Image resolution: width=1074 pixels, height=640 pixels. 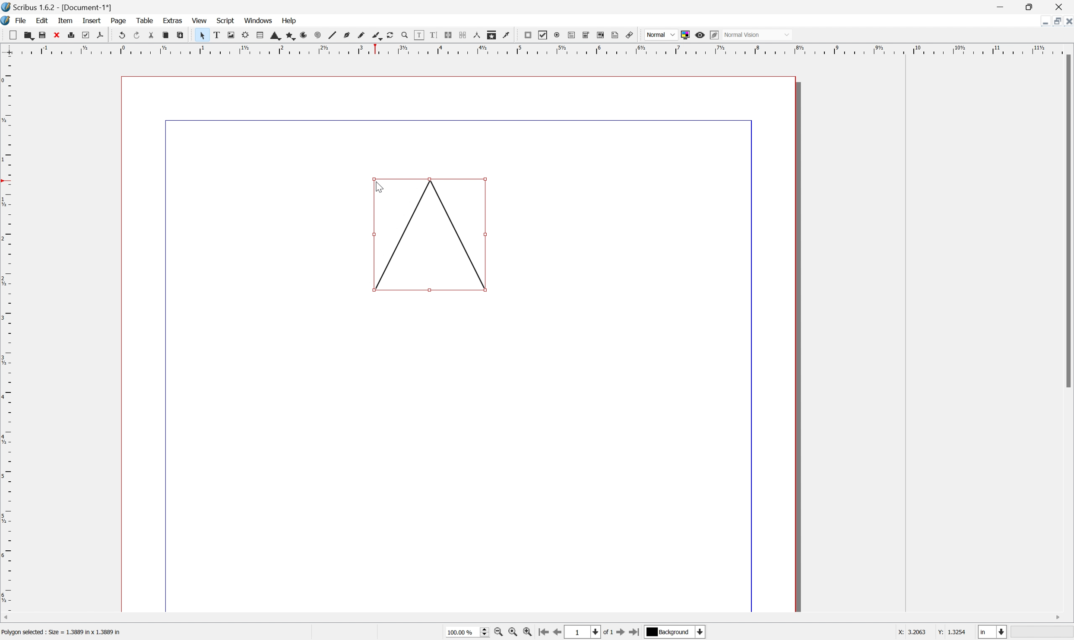 I want to click on Normal, so click(x=661, y=35).